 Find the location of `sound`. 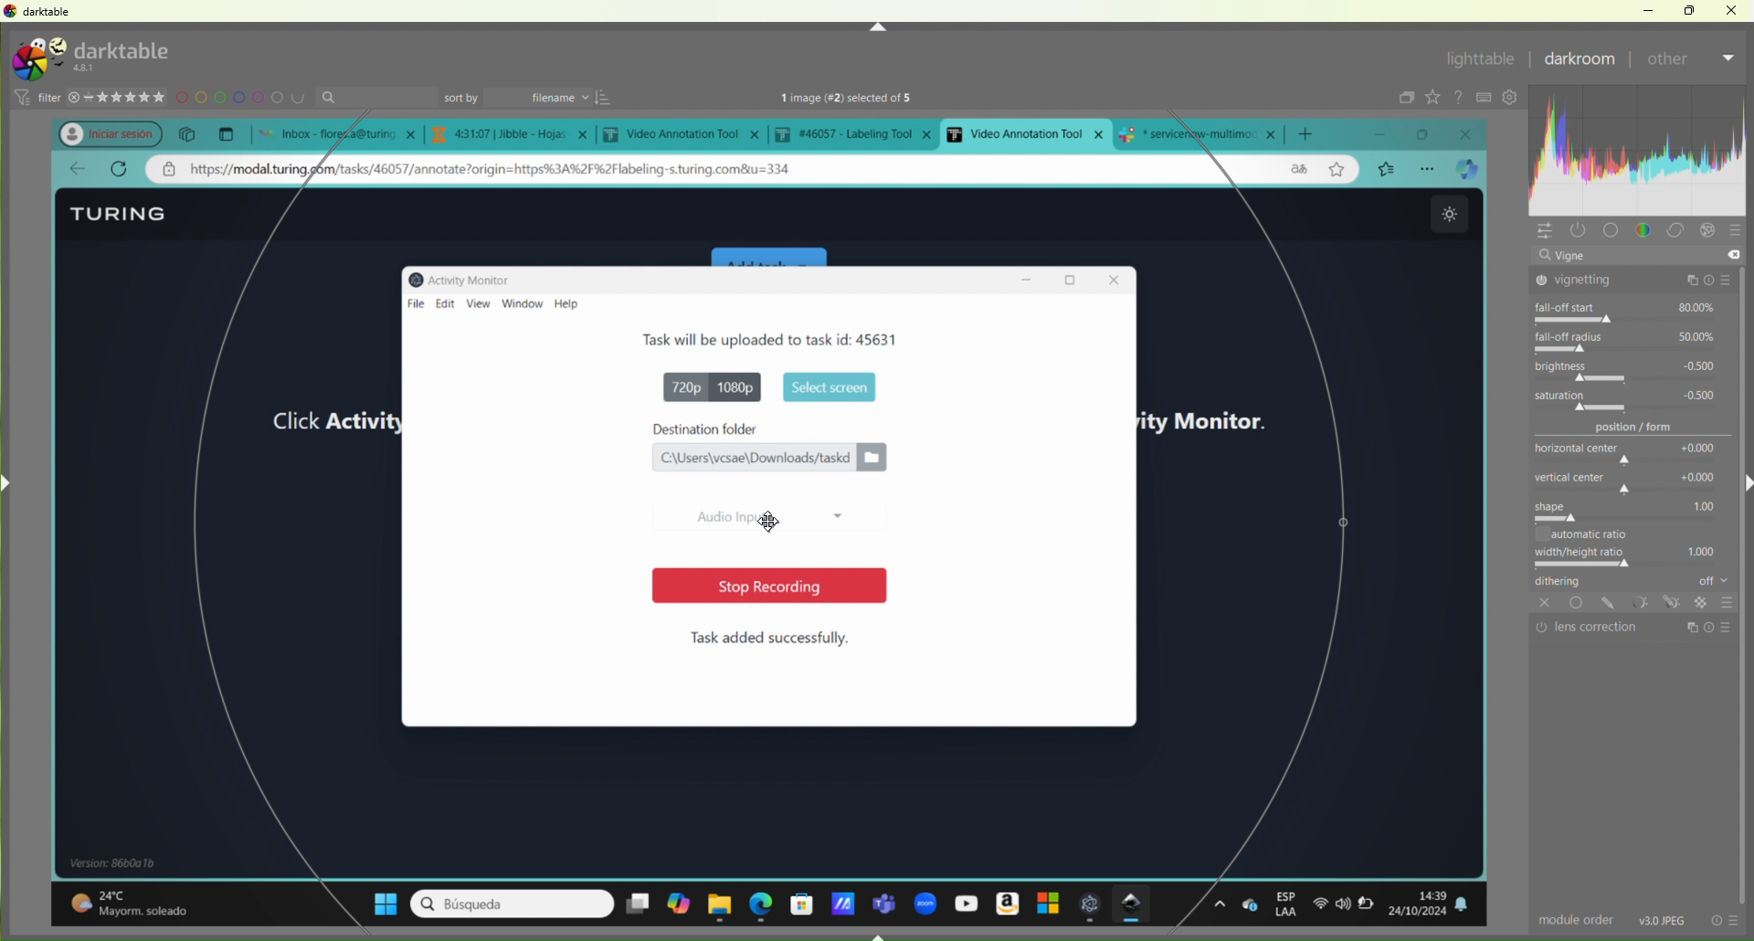

sound is located at coordinates (1344, 904).